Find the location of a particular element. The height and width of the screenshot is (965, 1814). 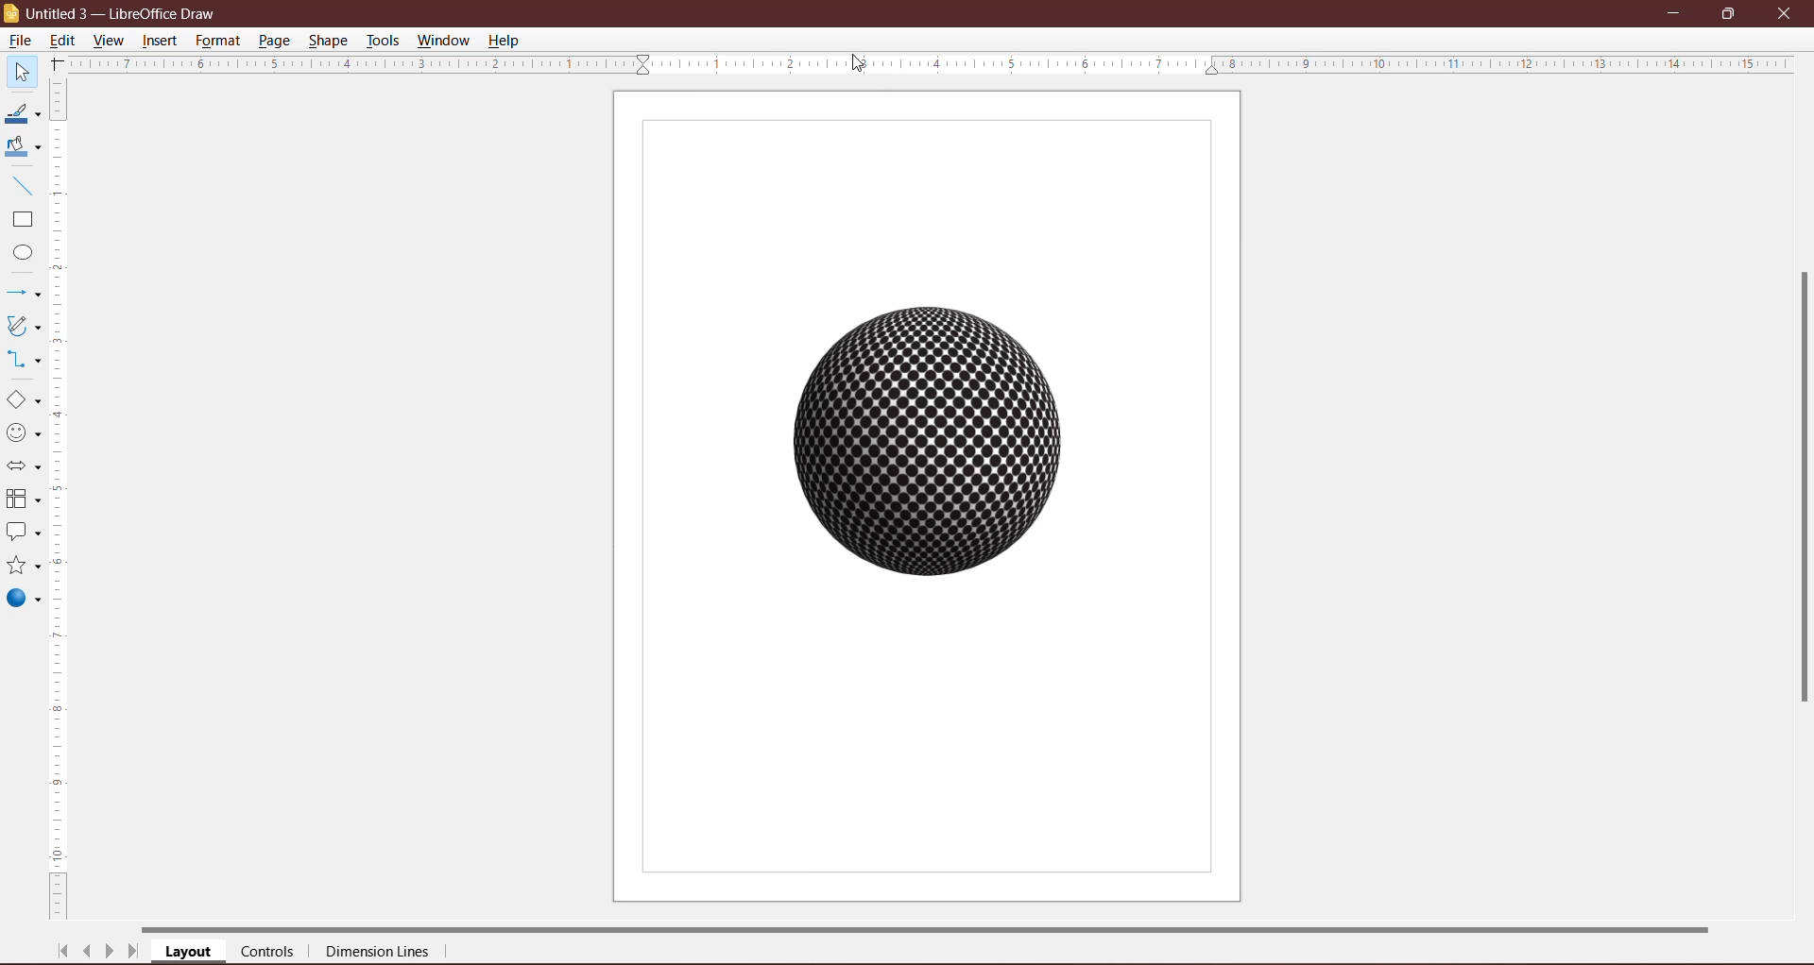

Layout is located at coordinates (190, 953).